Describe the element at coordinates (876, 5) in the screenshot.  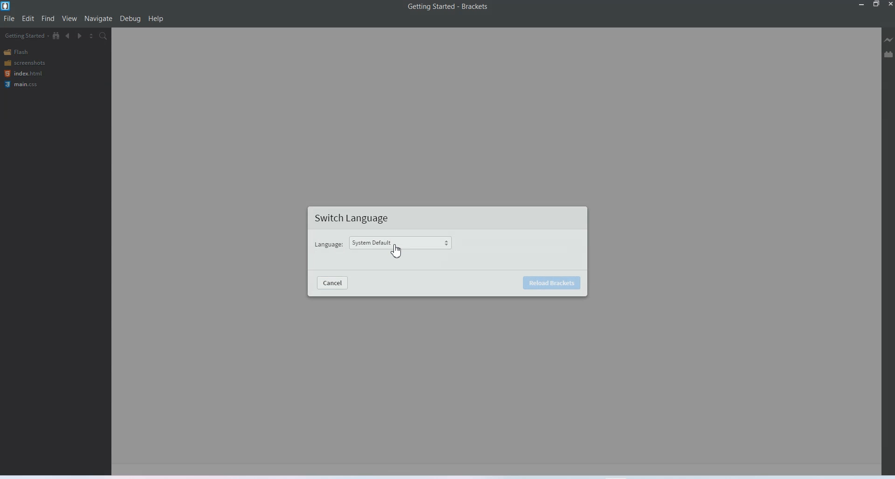
I see `maximize` at that location.